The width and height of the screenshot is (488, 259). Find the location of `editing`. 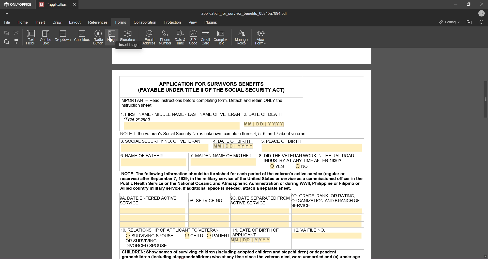

editing is located at coordinates (446, 22).